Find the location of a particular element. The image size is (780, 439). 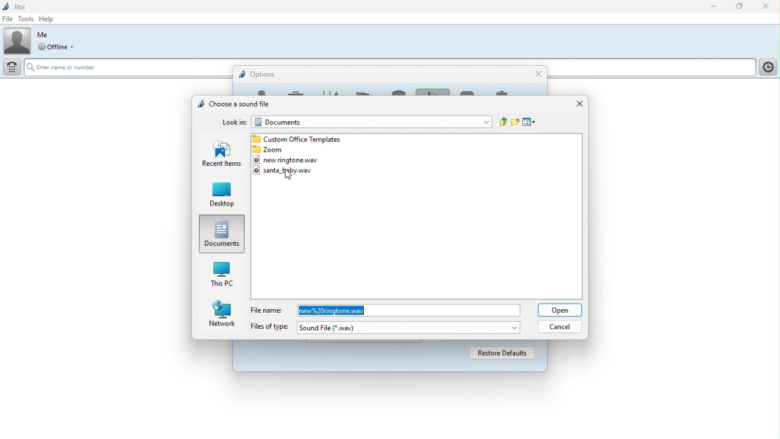

Close is located at coordinates (766, 7).